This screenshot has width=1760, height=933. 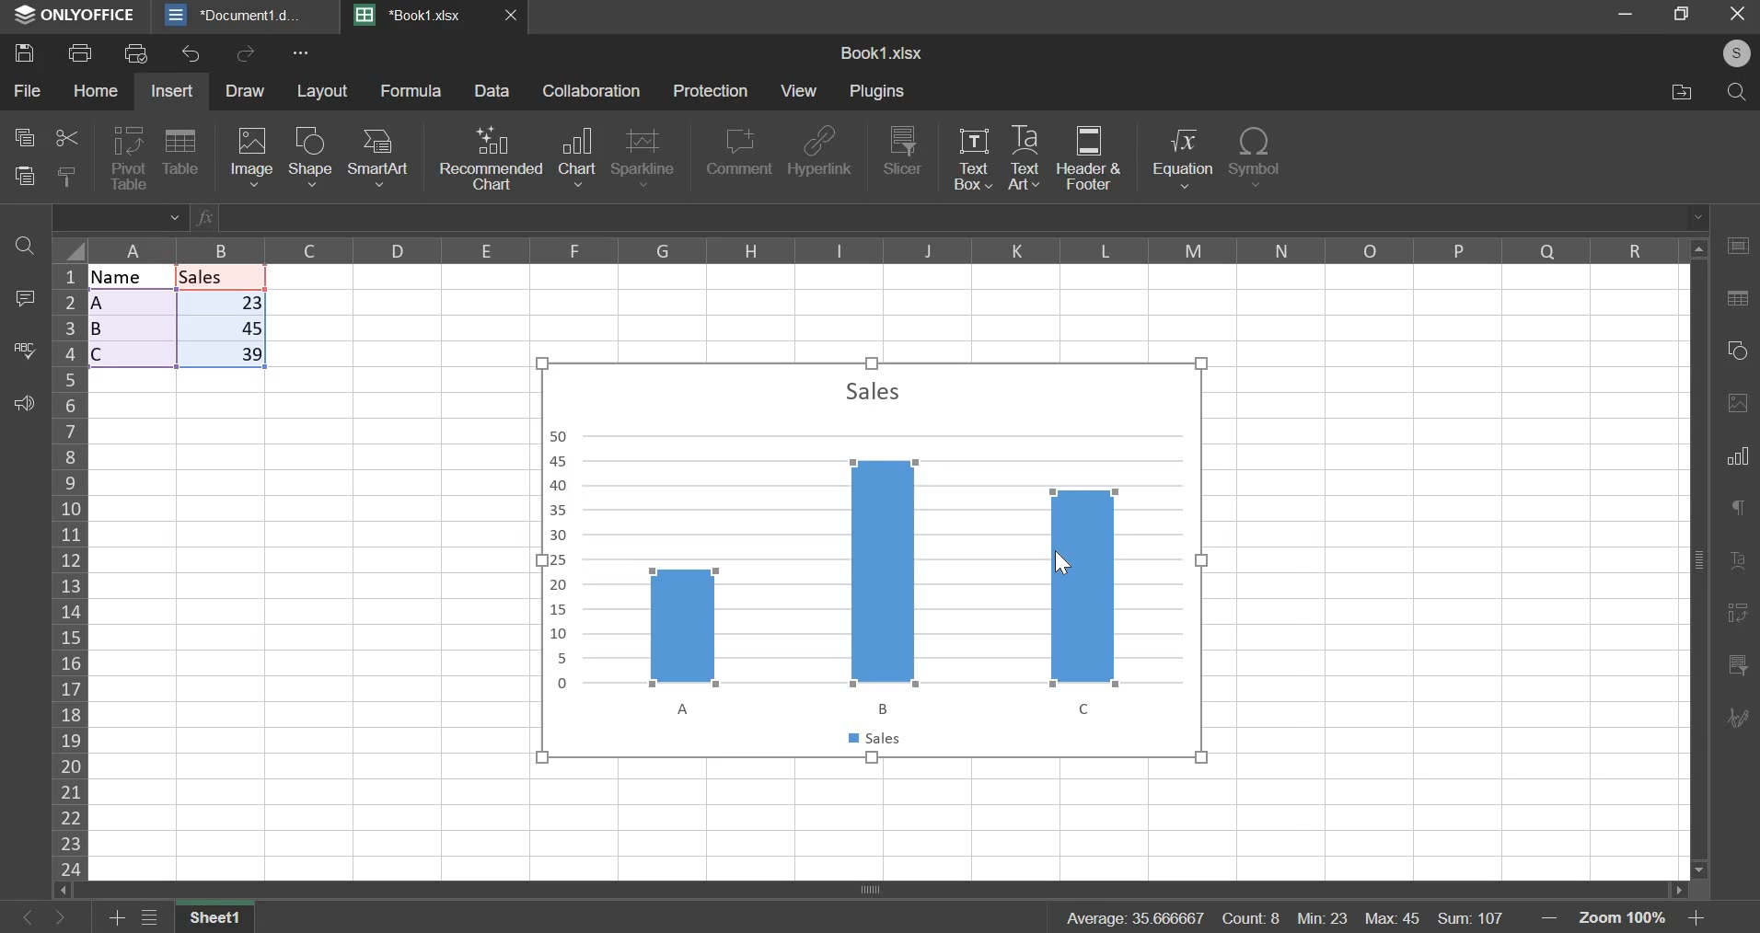 I want to click on Search/Replace Tool, so click(x=1736, y=300).